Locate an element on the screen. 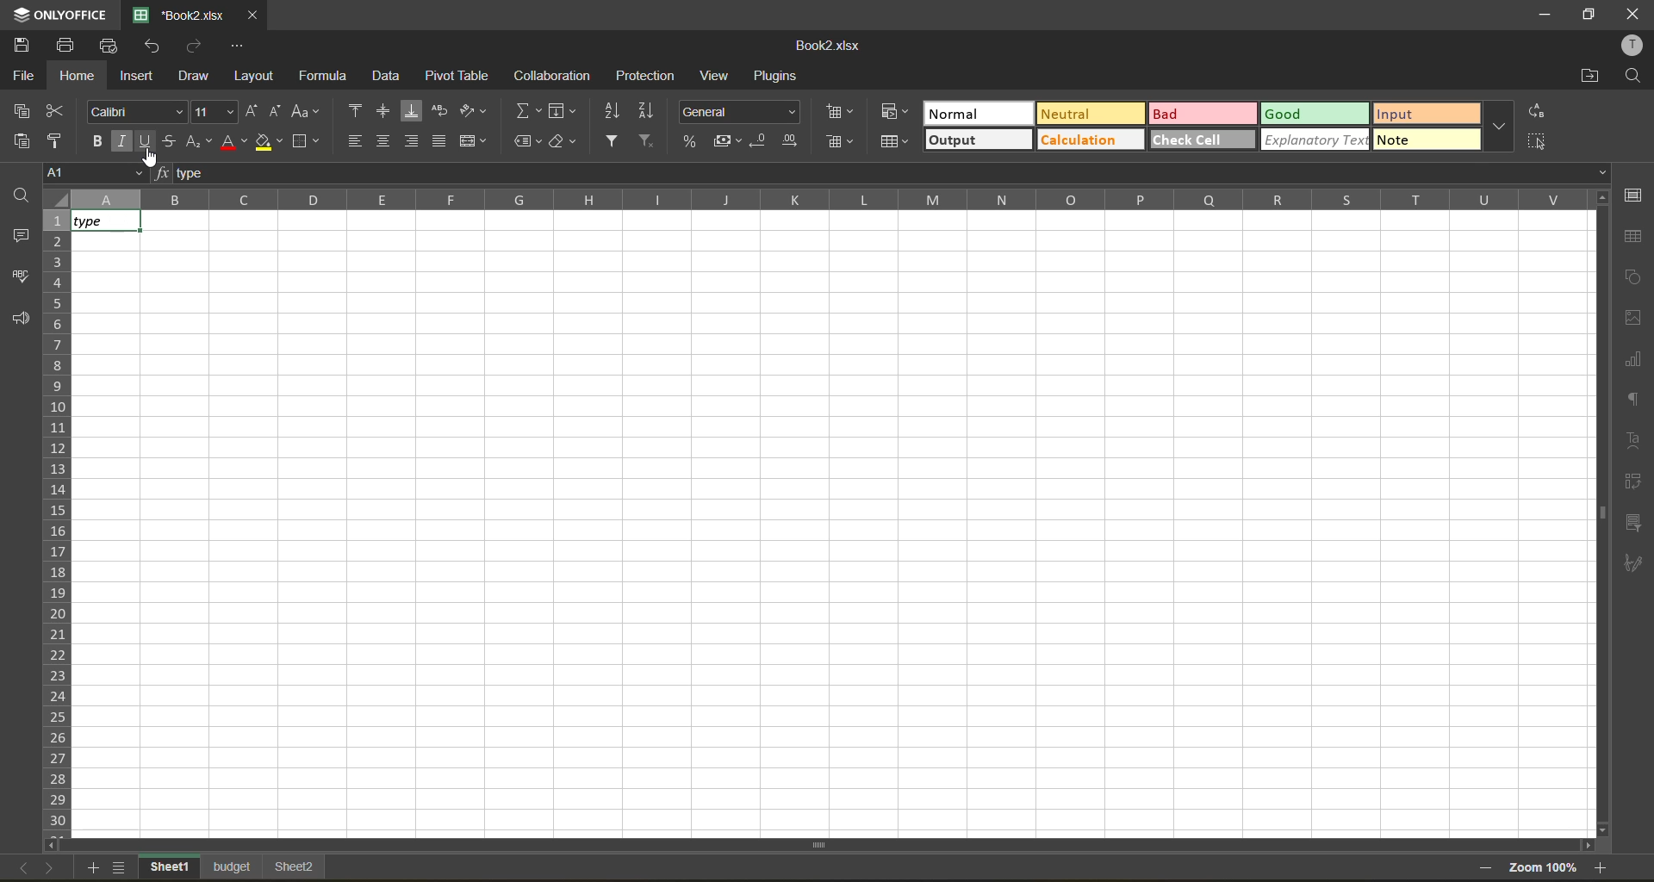 This screenshot has height=882, width=1654. home is located at coordinates (77, 77).